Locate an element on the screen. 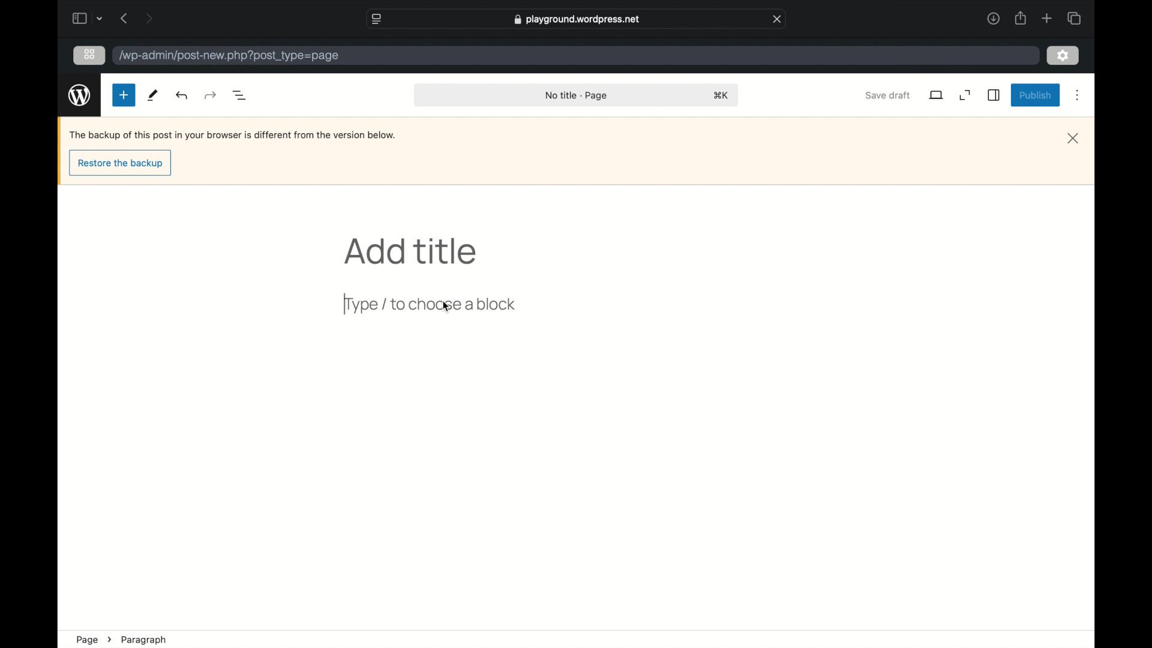 The width and height of the screenshot is (1152, 648). tools is located at coordinates (152, 95).